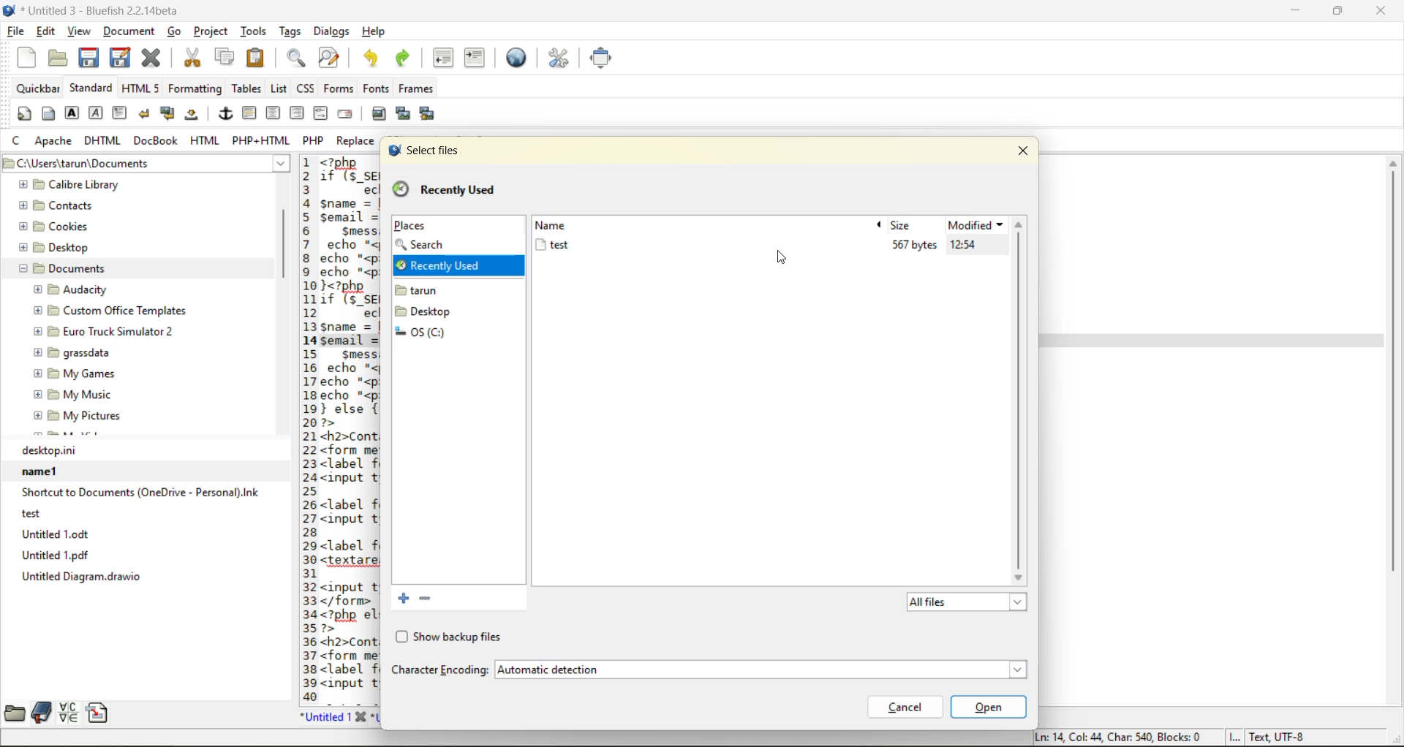 This screenshot has width=1404, height=747. I want to click on tags, so click(290, 33).